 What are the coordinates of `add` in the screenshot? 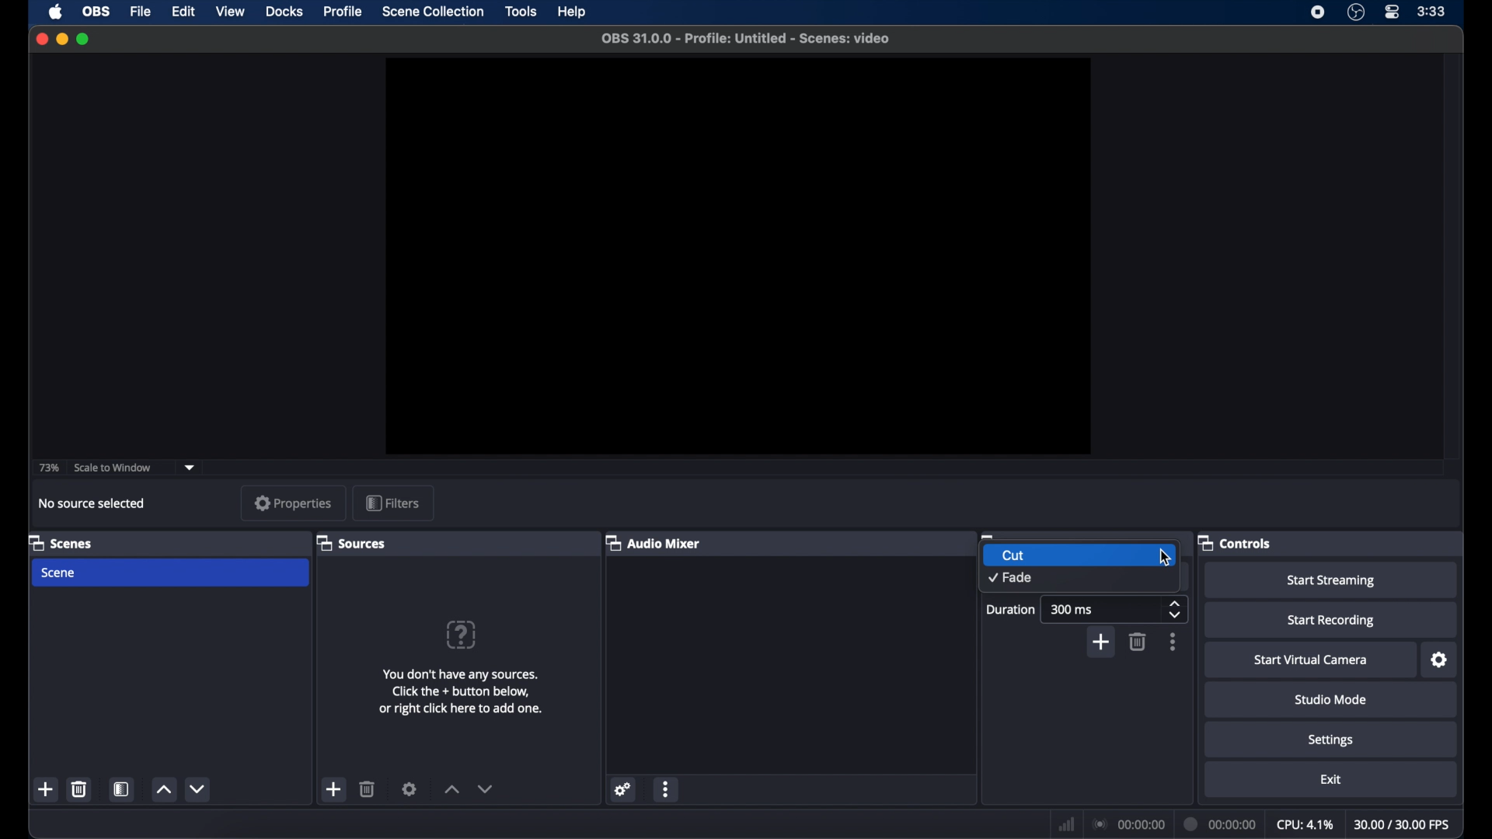 It's located at (1100, 642).